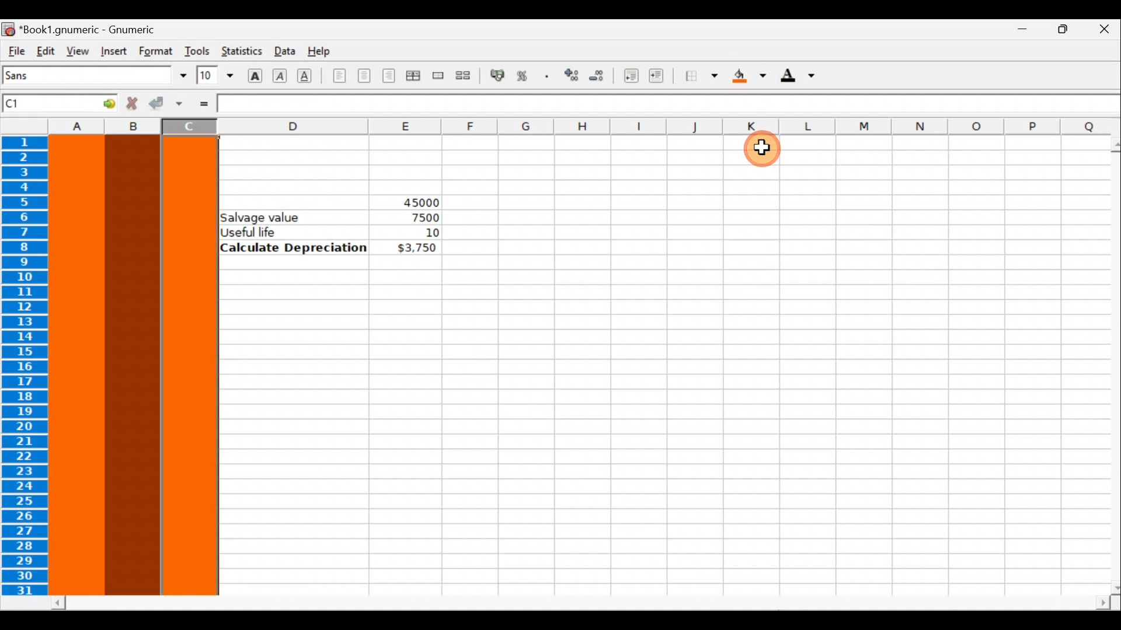 This screenshot has width=1121, height=630. Describe the element at coordinates (283, 50) in the screenshot. I see `Data` at that location.